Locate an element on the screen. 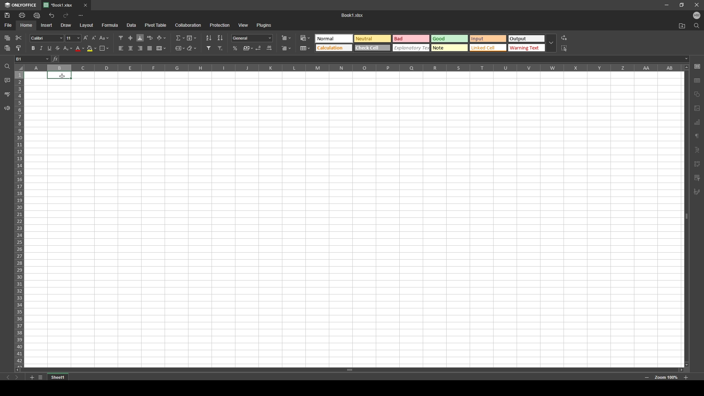  table is located at coordinates (306, 48).